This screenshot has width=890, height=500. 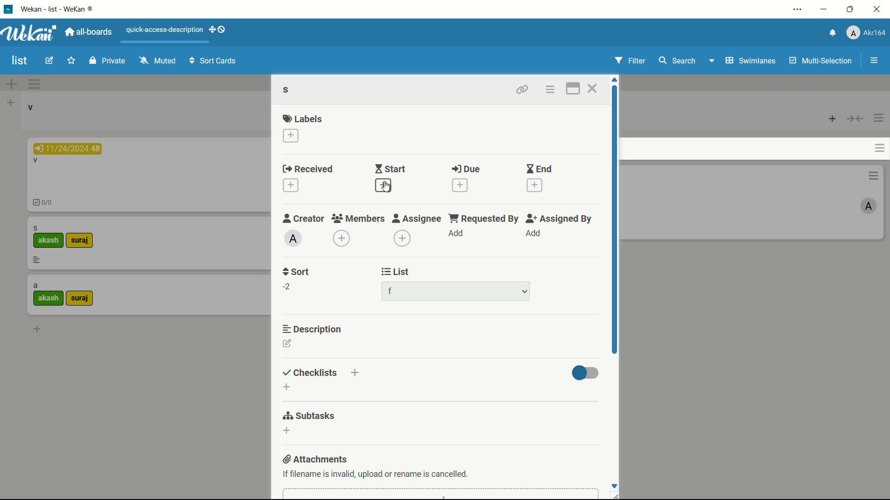 What do you see at coordinates (572, 89) in the screenshot?
I see `maximize card` at bounding box center [572, 89].